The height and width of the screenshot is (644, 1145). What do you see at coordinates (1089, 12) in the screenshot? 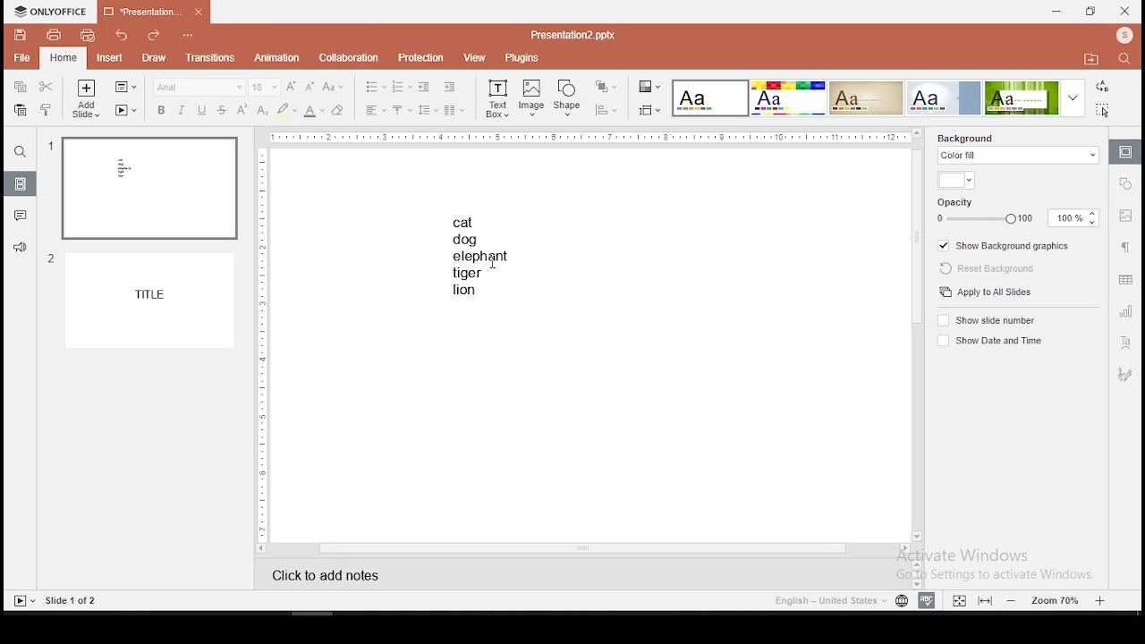
I see `restore` at bounding box center [1089, 12].